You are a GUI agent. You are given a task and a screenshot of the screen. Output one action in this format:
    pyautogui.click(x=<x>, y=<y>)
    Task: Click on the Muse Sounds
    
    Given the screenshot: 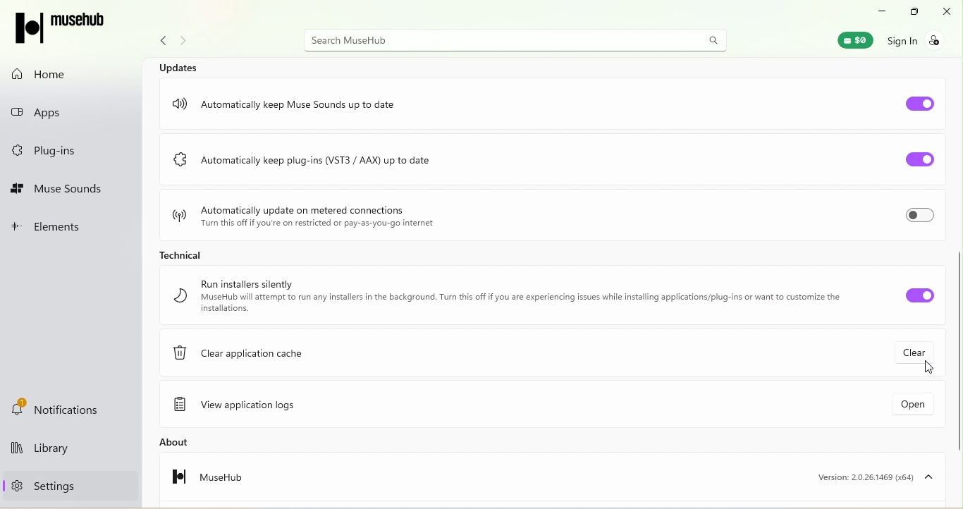 What is the action you would take?
    pyautogui.click(x=59, y=190)
    